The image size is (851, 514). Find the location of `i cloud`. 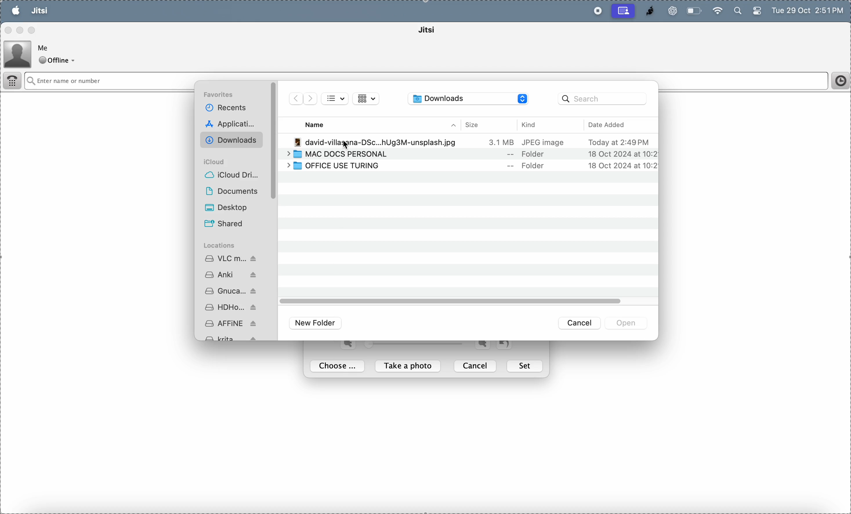

i cloud is located at coordinates (218, 161).